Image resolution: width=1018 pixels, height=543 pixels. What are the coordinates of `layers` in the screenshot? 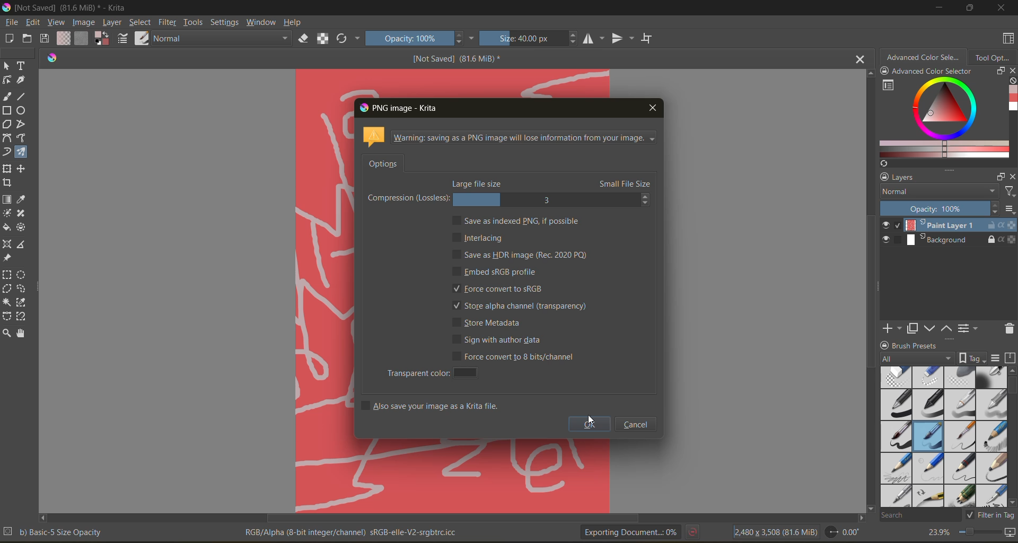 It's located at (941, 178).